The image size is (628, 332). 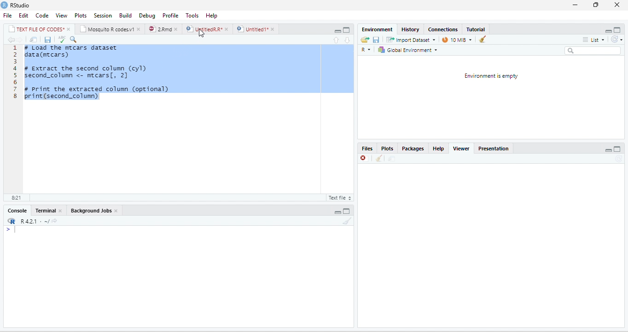 What do you see at coordinates (15, 55) in the screenshot?
I see `2` at bounding box center [15, 55].